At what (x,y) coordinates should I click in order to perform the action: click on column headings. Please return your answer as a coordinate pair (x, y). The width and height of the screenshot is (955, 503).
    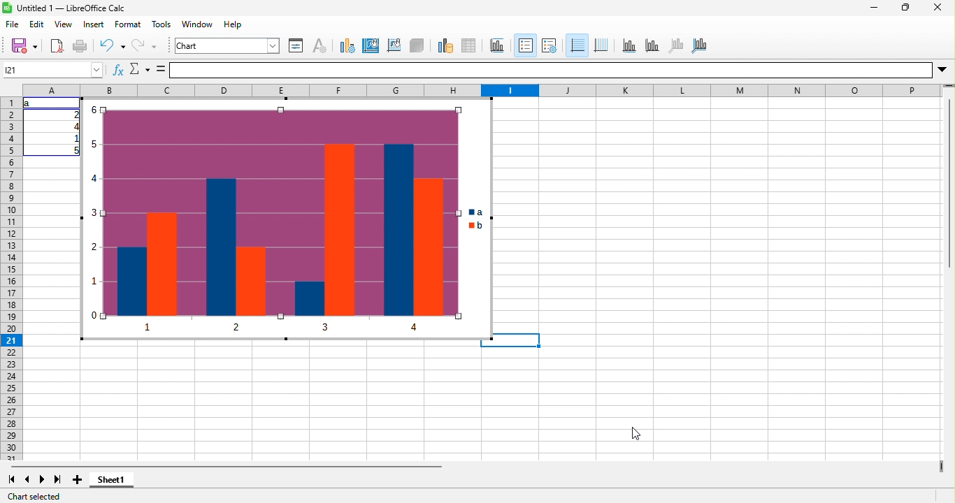
    Looking at the image, I should click on (483, 90).